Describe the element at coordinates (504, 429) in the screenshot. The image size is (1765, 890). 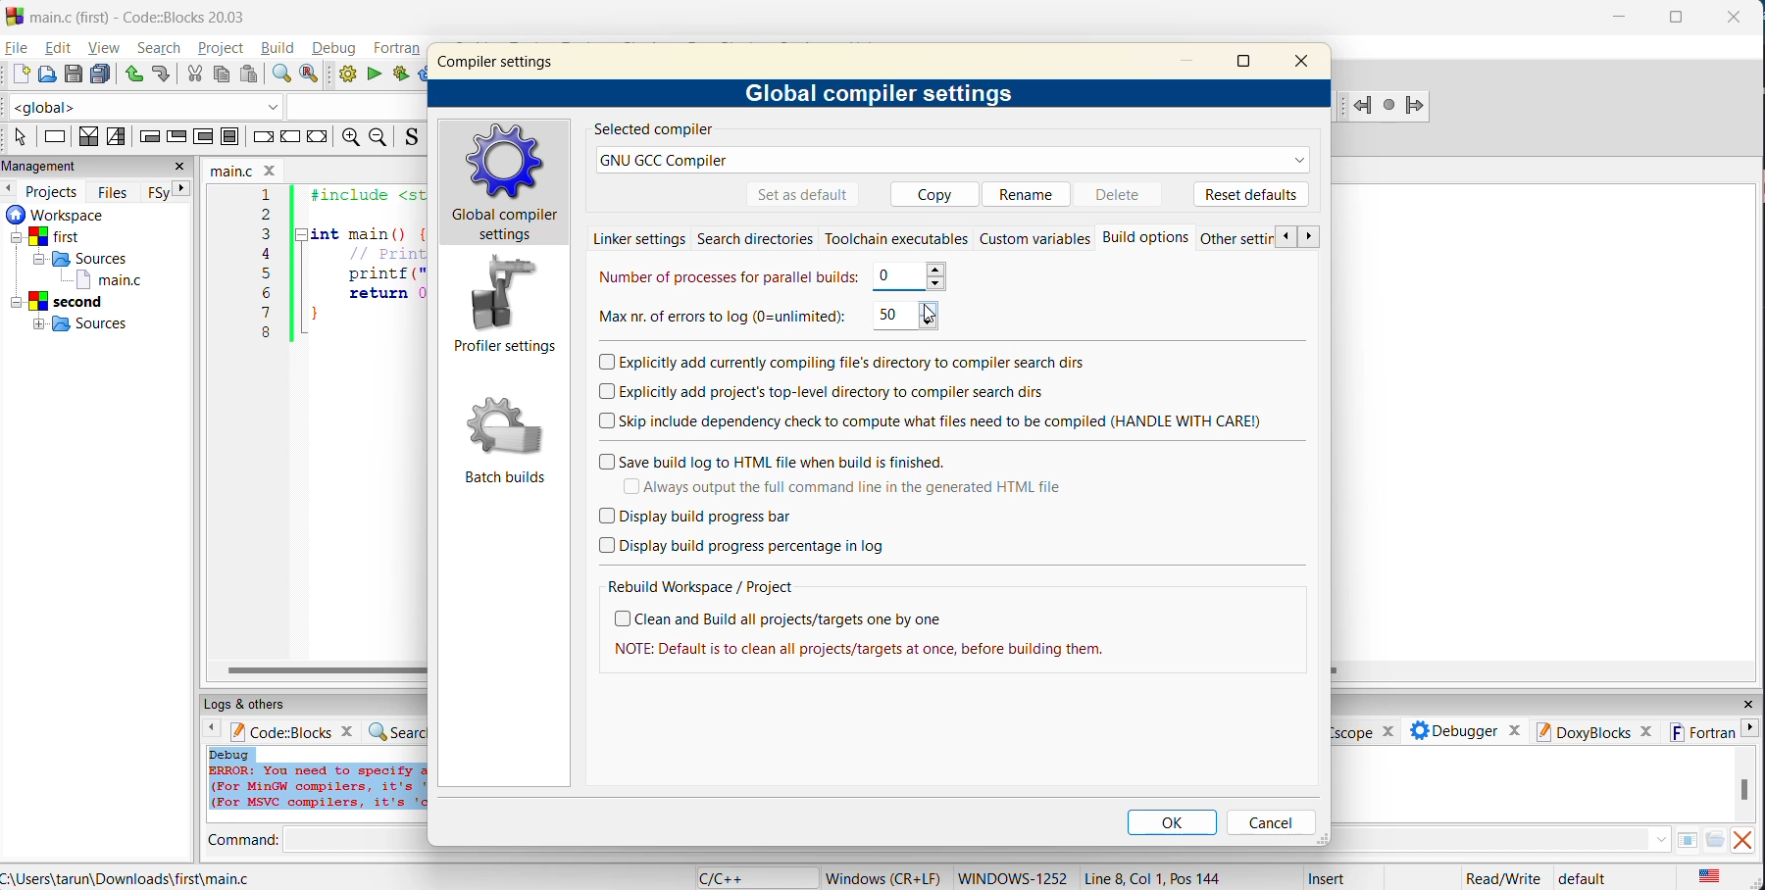
I see `Batch builds` at that location.